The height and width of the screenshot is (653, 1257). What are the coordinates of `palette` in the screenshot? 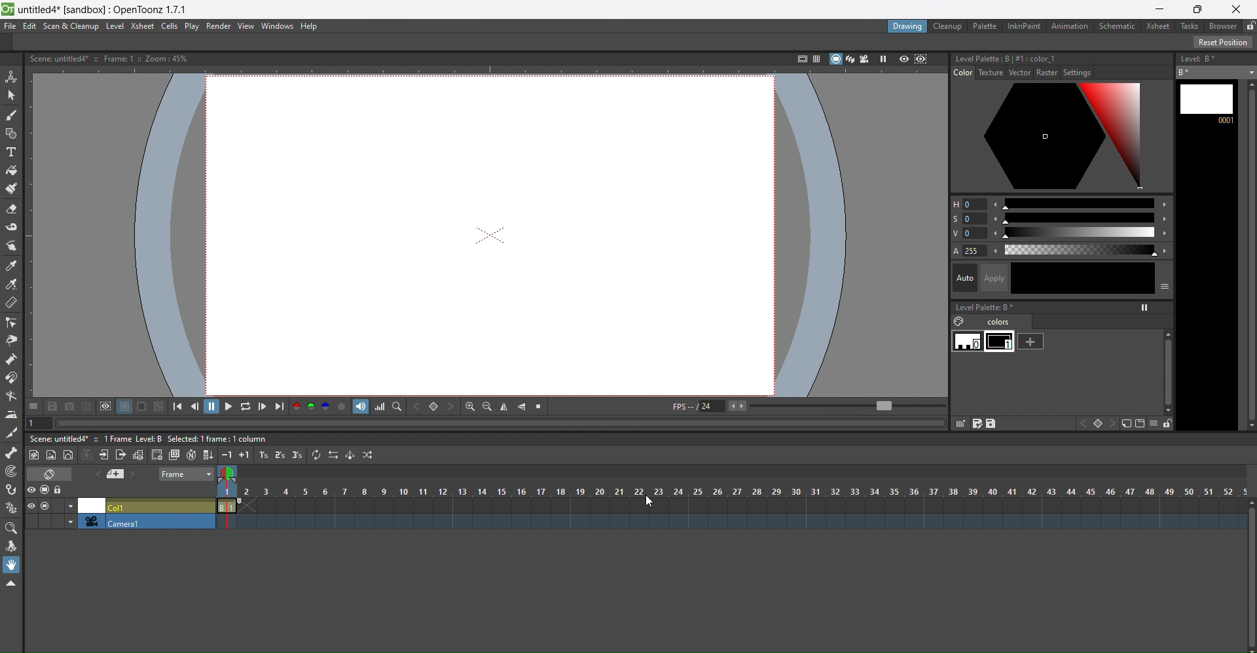 It's located at (983, 26).